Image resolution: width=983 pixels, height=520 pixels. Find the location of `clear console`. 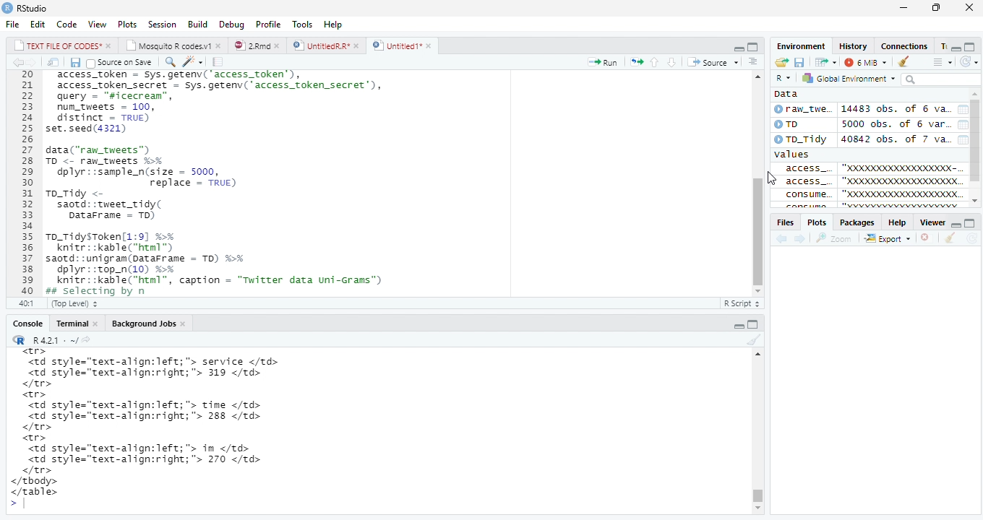

clear console is located at coordinates (751, 340).